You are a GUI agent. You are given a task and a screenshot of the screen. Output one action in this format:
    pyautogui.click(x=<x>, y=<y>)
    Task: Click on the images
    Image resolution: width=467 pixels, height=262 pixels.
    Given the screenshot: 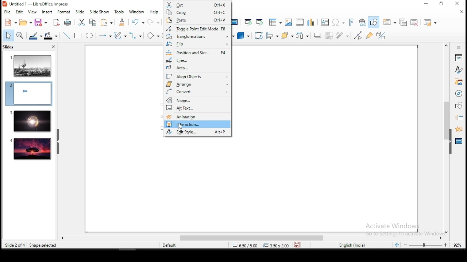 What is the action you would take?
    pyautogui.click(x=288, y=22)
    